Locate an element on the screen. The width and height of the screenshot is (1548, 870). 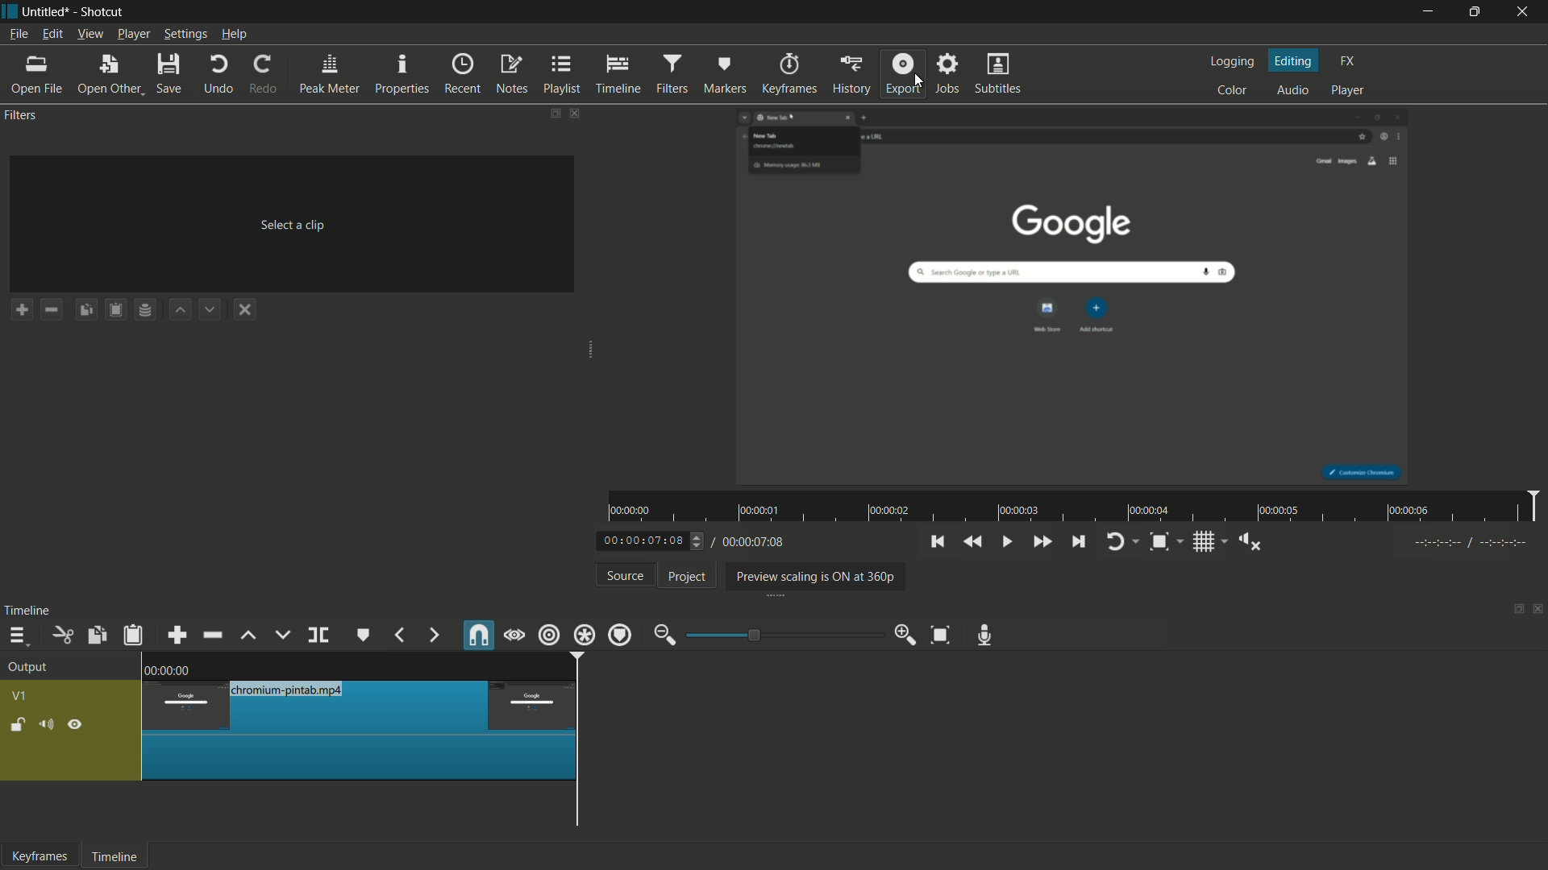
paste is located at coordinates (136, 636).